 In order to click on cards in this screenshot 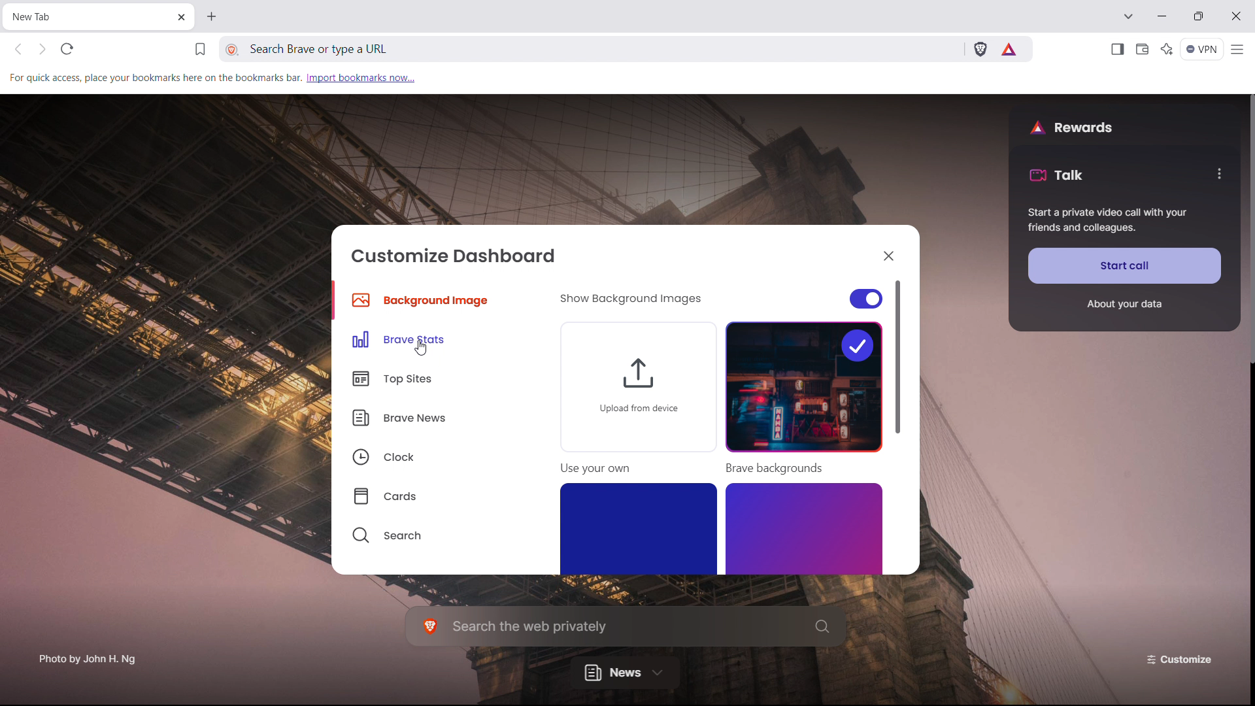, I will do `click(437, 492)`.